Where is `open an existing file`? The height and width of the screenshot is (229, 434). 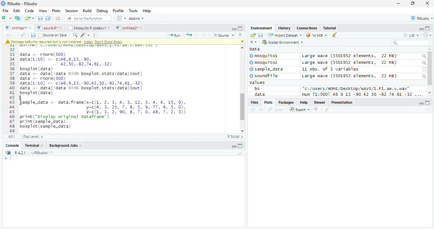 open an existing file is located at coordinates (29, 18).